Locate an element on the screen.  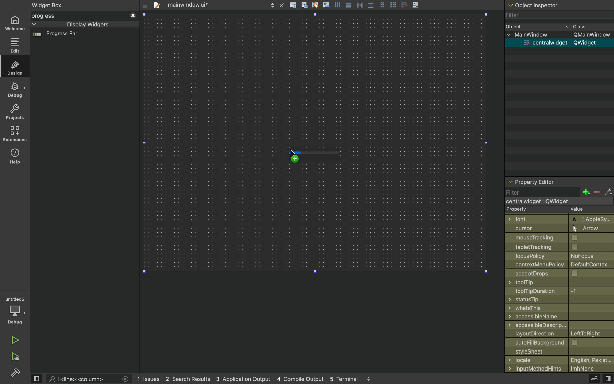
cursor is located at coordinates (557, 228).